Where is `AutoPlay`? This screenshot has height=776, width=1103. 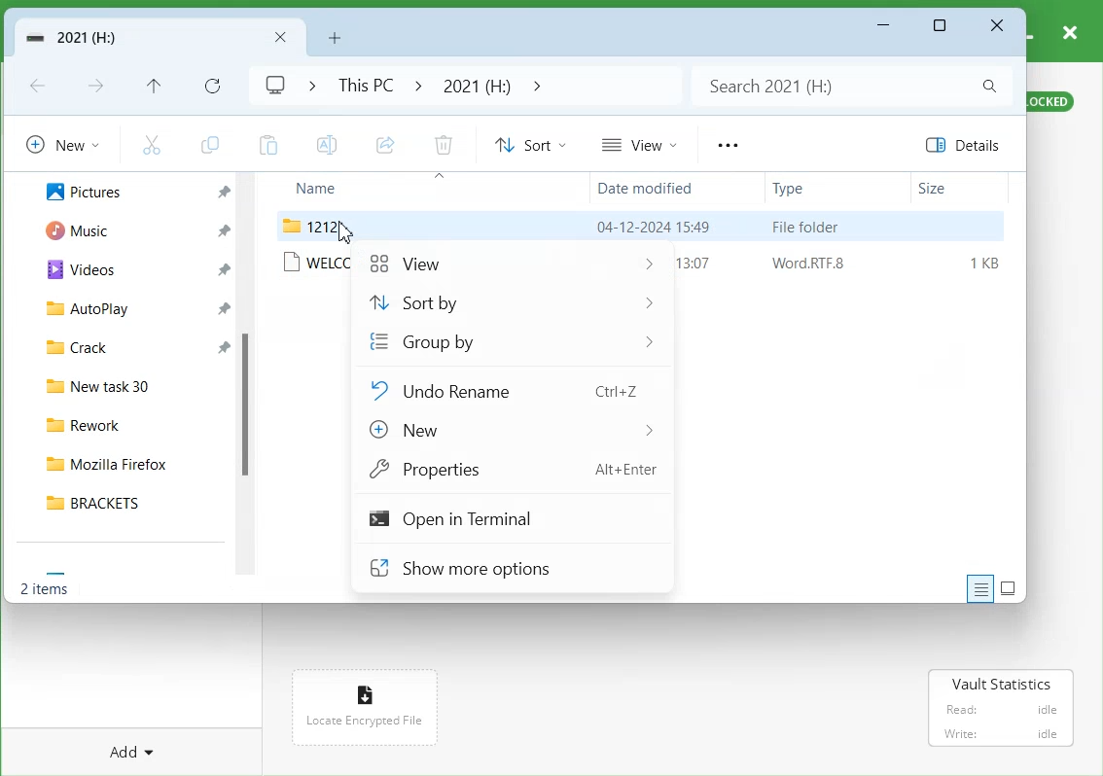
AutoPlay is located at coordinates (81, 311).